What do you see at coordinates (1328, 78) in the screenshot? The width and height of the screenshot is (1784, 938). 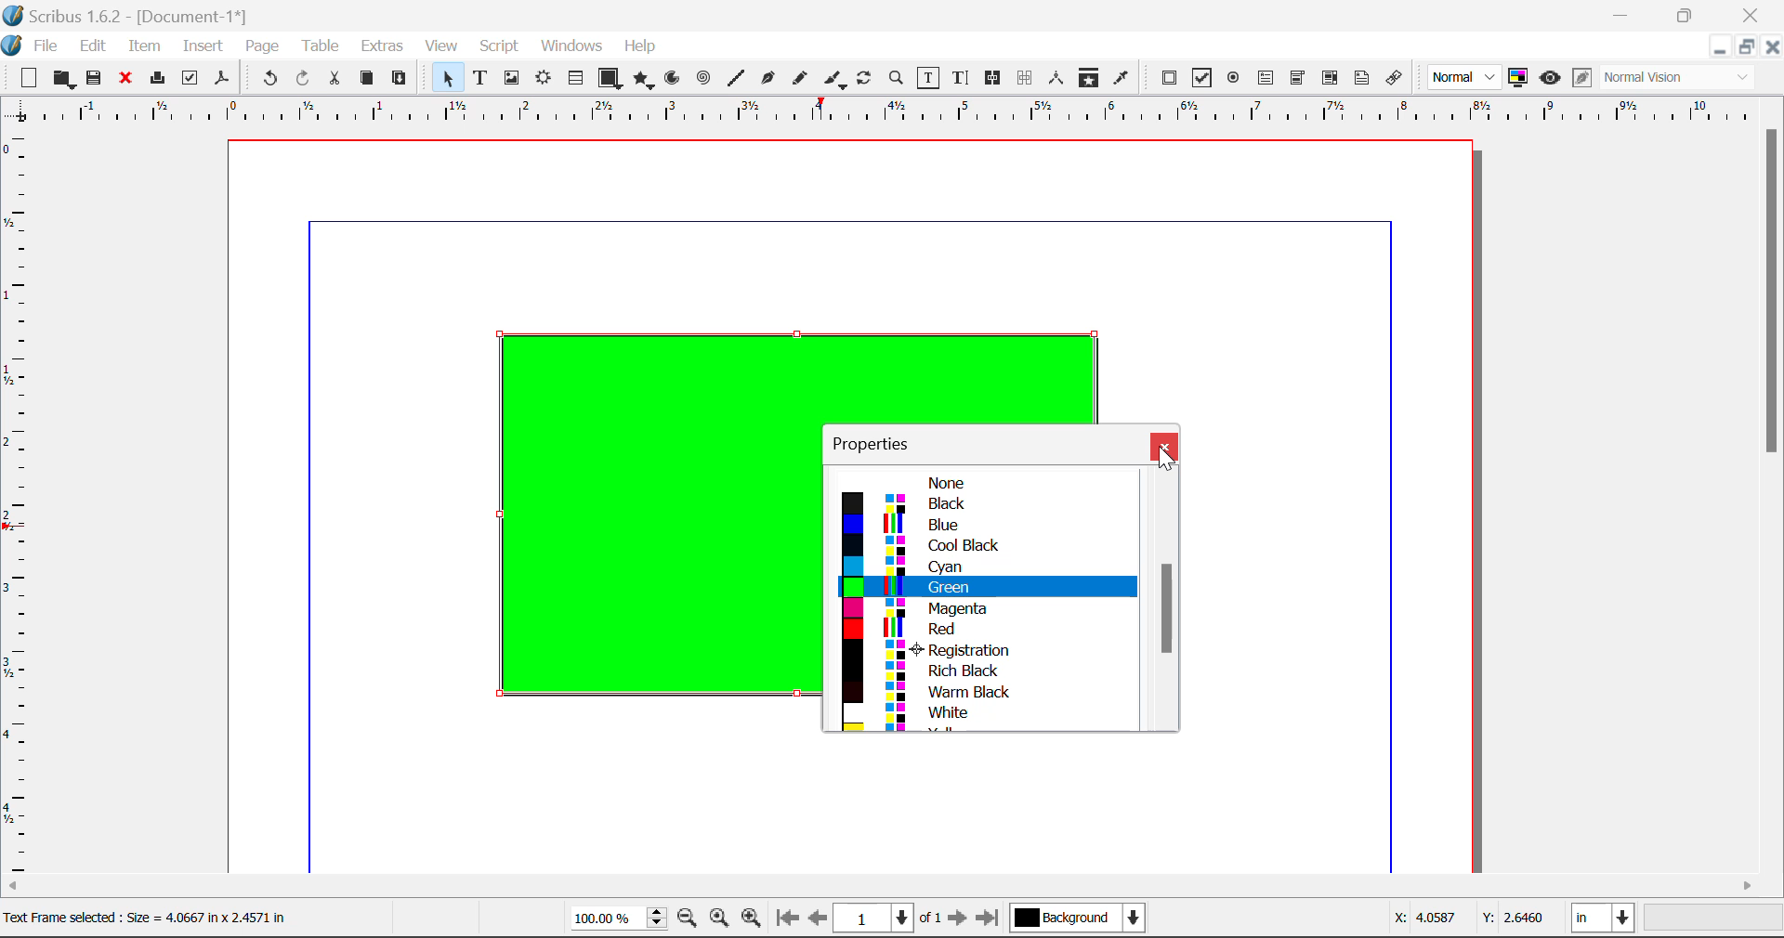 I see `Pdf Listbox` at bounding box center [1328, 78].